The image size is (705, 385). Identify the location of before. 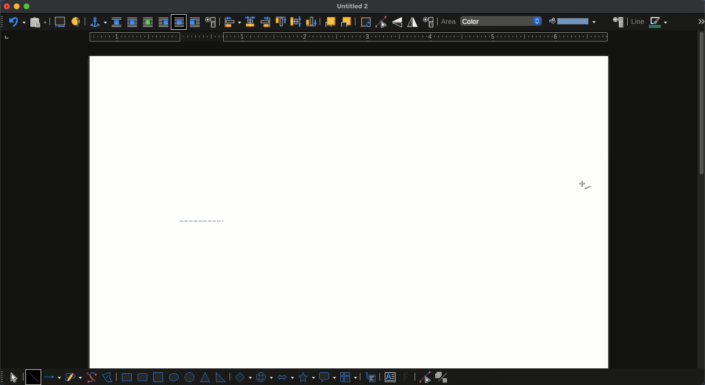
(163, 22).